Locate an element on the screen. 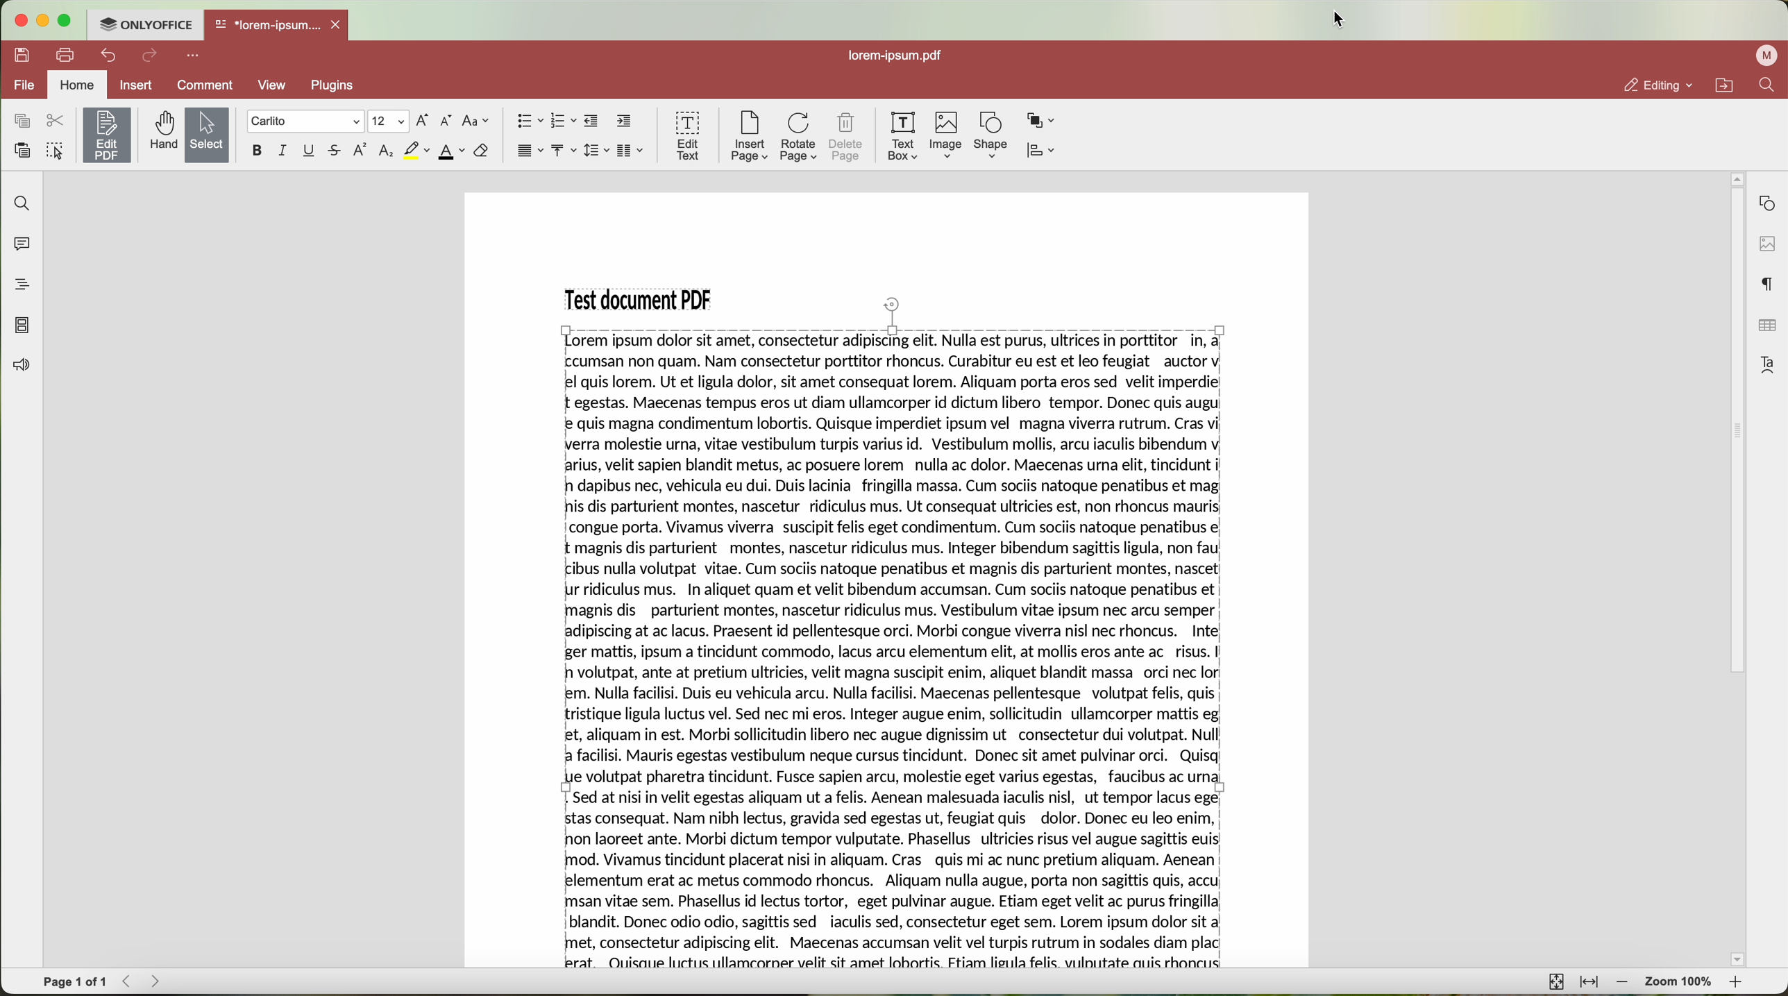 The height and width of the screenshot is (996, 1788). Plugins is located at coordinates (334, 86).